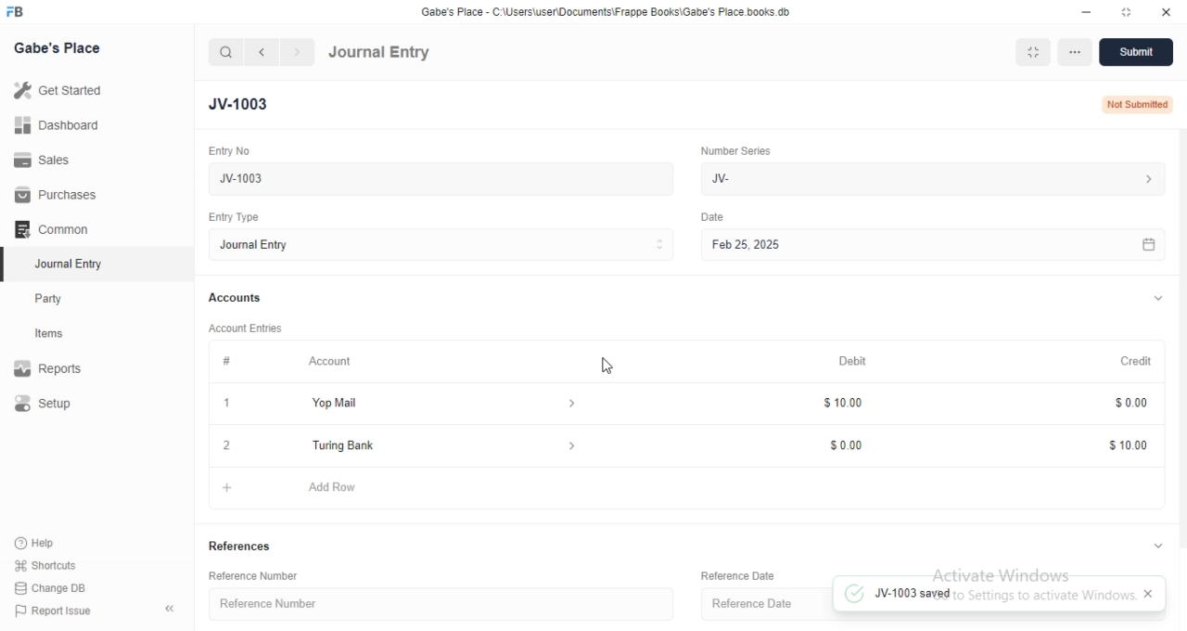 The image size is (1187, 631). Describe the element at coordinates (1137, 103) in the screenshot. I see `Draft` at that location.